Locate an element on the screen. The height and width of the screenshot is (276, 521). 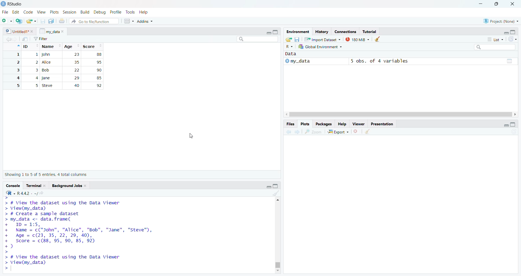
Packages is located at coordinates (324, 124).